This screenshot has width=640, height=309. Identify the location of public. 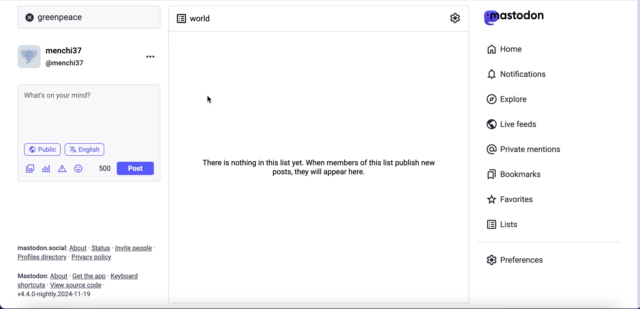
(42, 151).